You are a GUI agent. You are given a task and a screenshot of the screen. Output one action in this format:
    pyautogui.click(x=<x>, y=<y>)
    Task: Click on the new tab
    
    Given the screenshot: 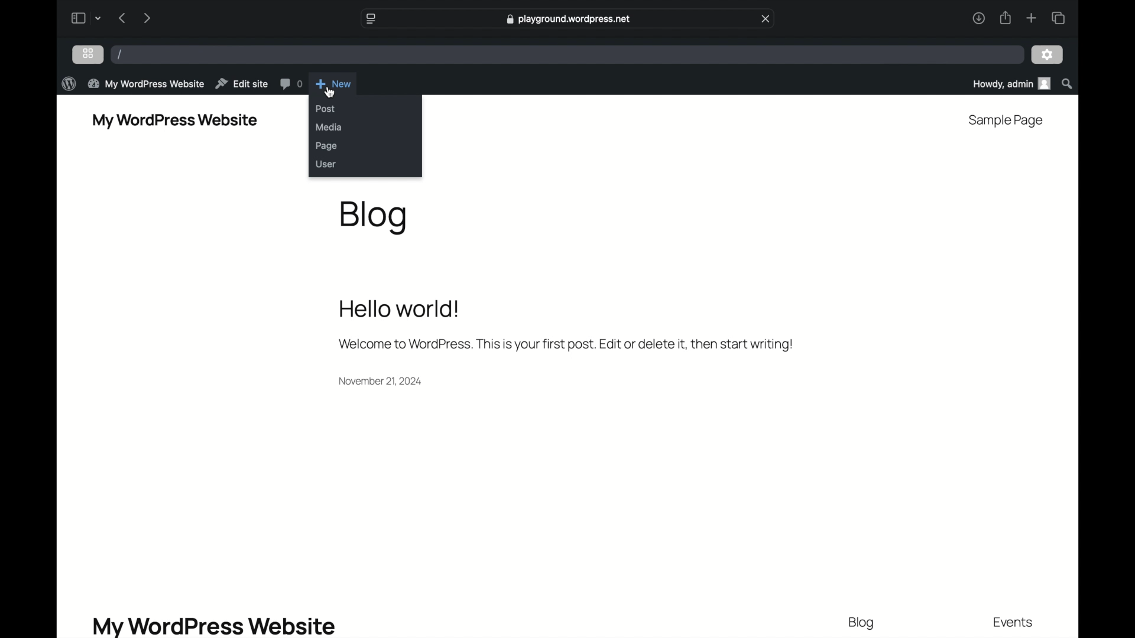 What is the action you would take?
    pyautogui.click(x=1032, y=18)
    